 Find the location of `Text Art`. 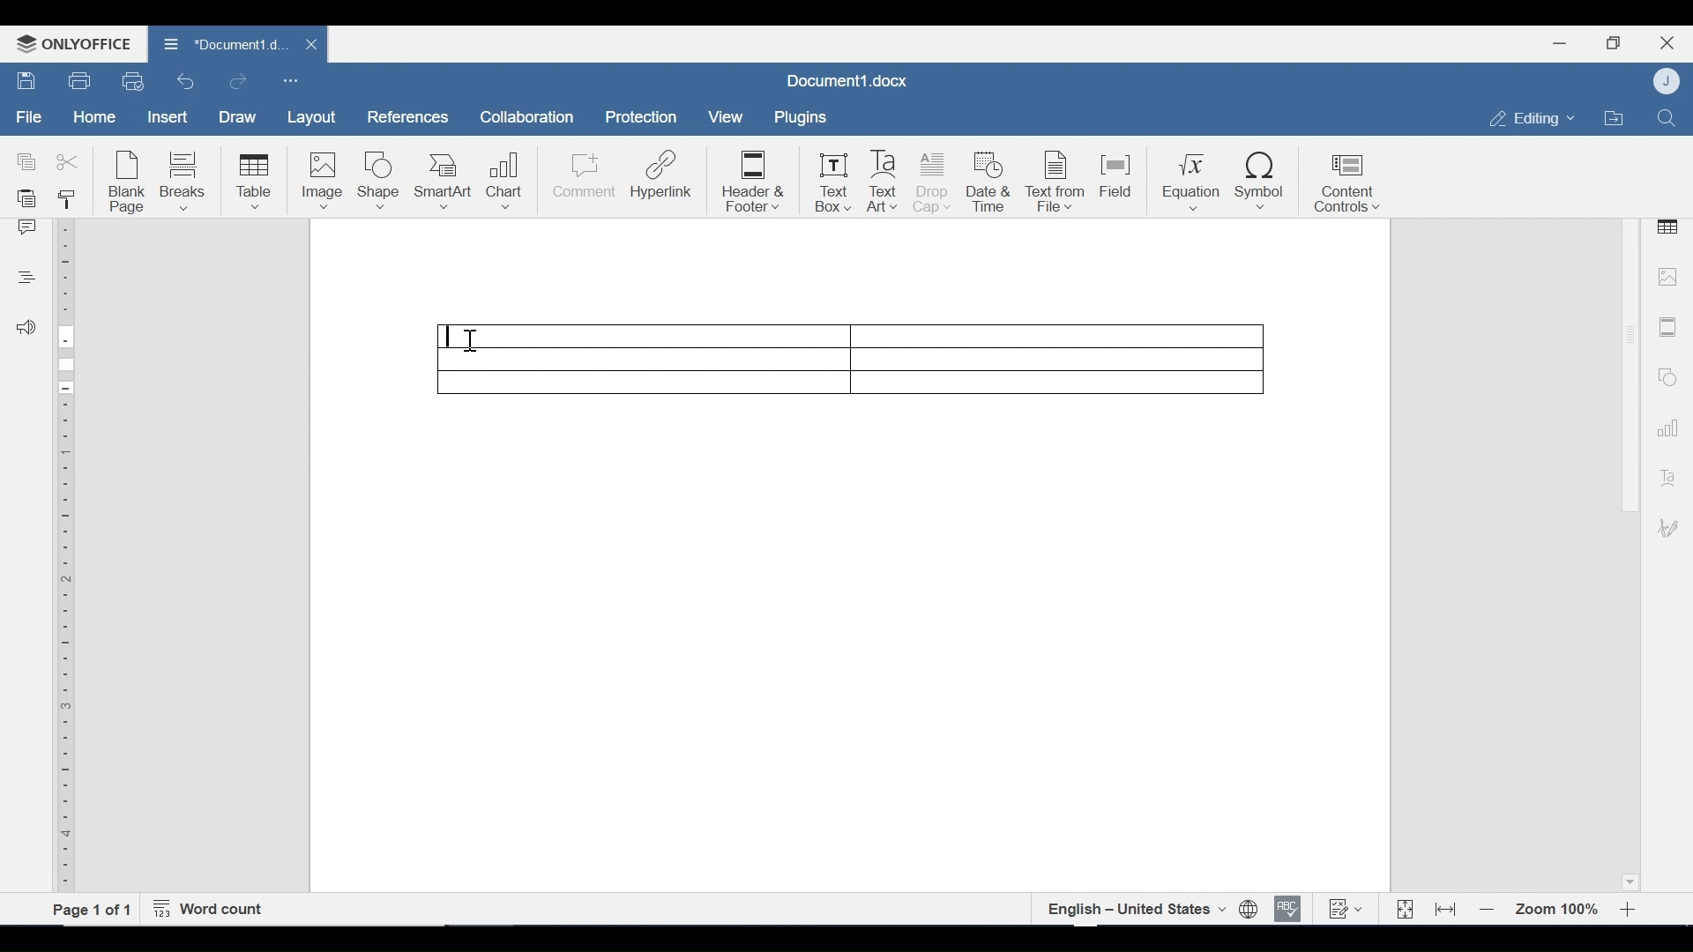

Text Art is located at coordinates (885, 182).